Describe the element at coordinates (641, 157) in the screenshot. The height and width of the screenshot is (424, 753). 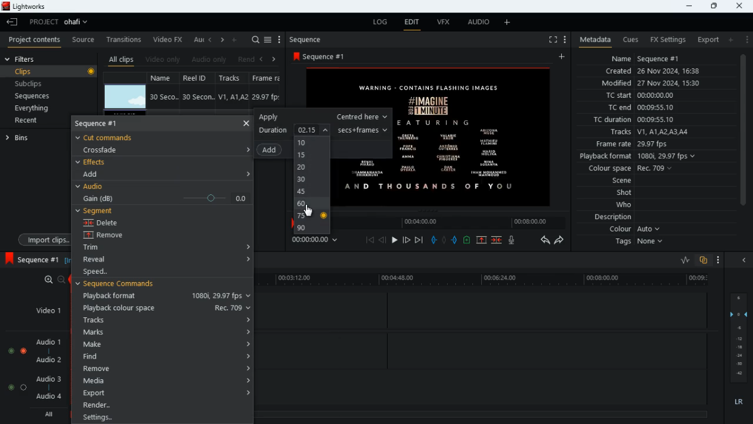
I see `playback format` at that location.